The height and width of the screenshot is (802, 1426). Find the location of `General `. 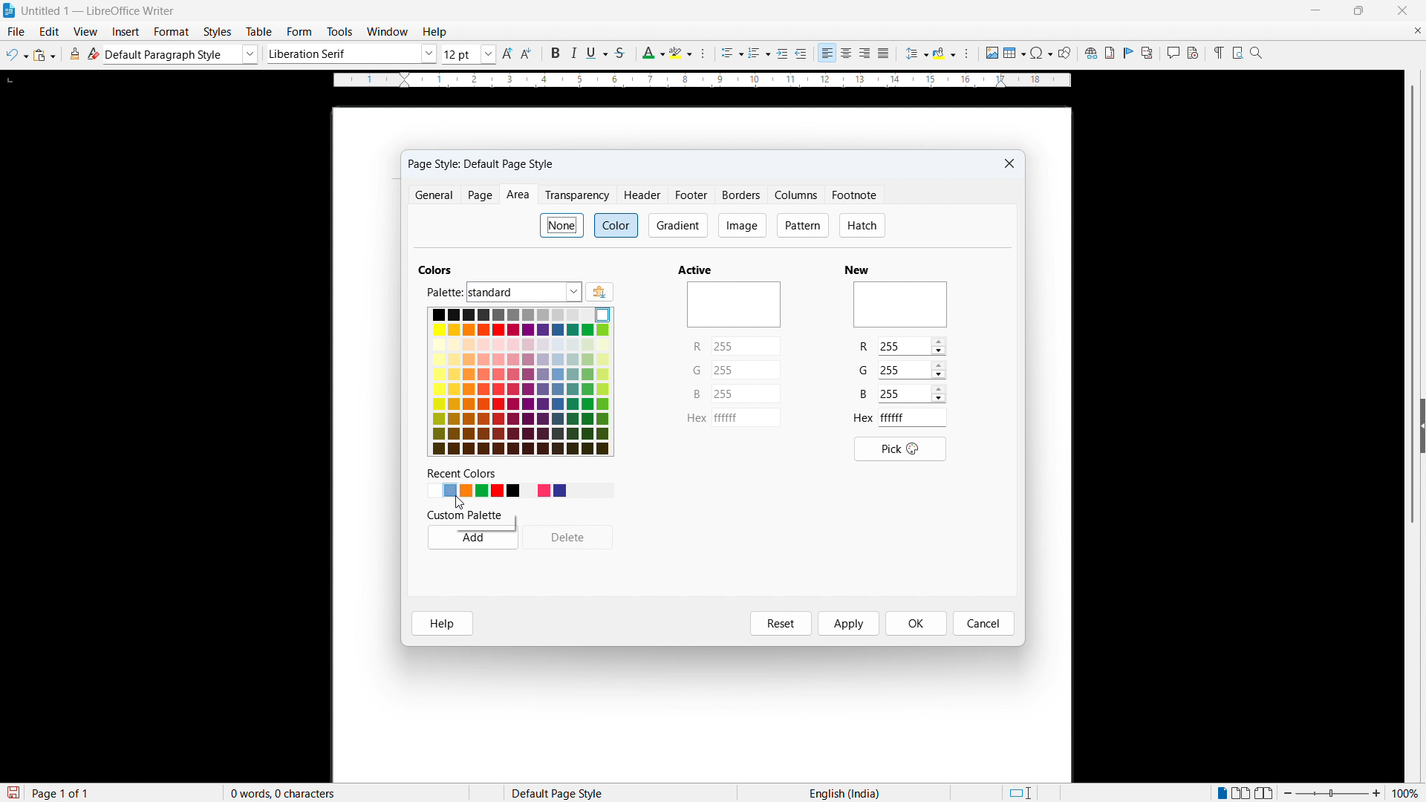

General  is located at coordinates (434, 195).